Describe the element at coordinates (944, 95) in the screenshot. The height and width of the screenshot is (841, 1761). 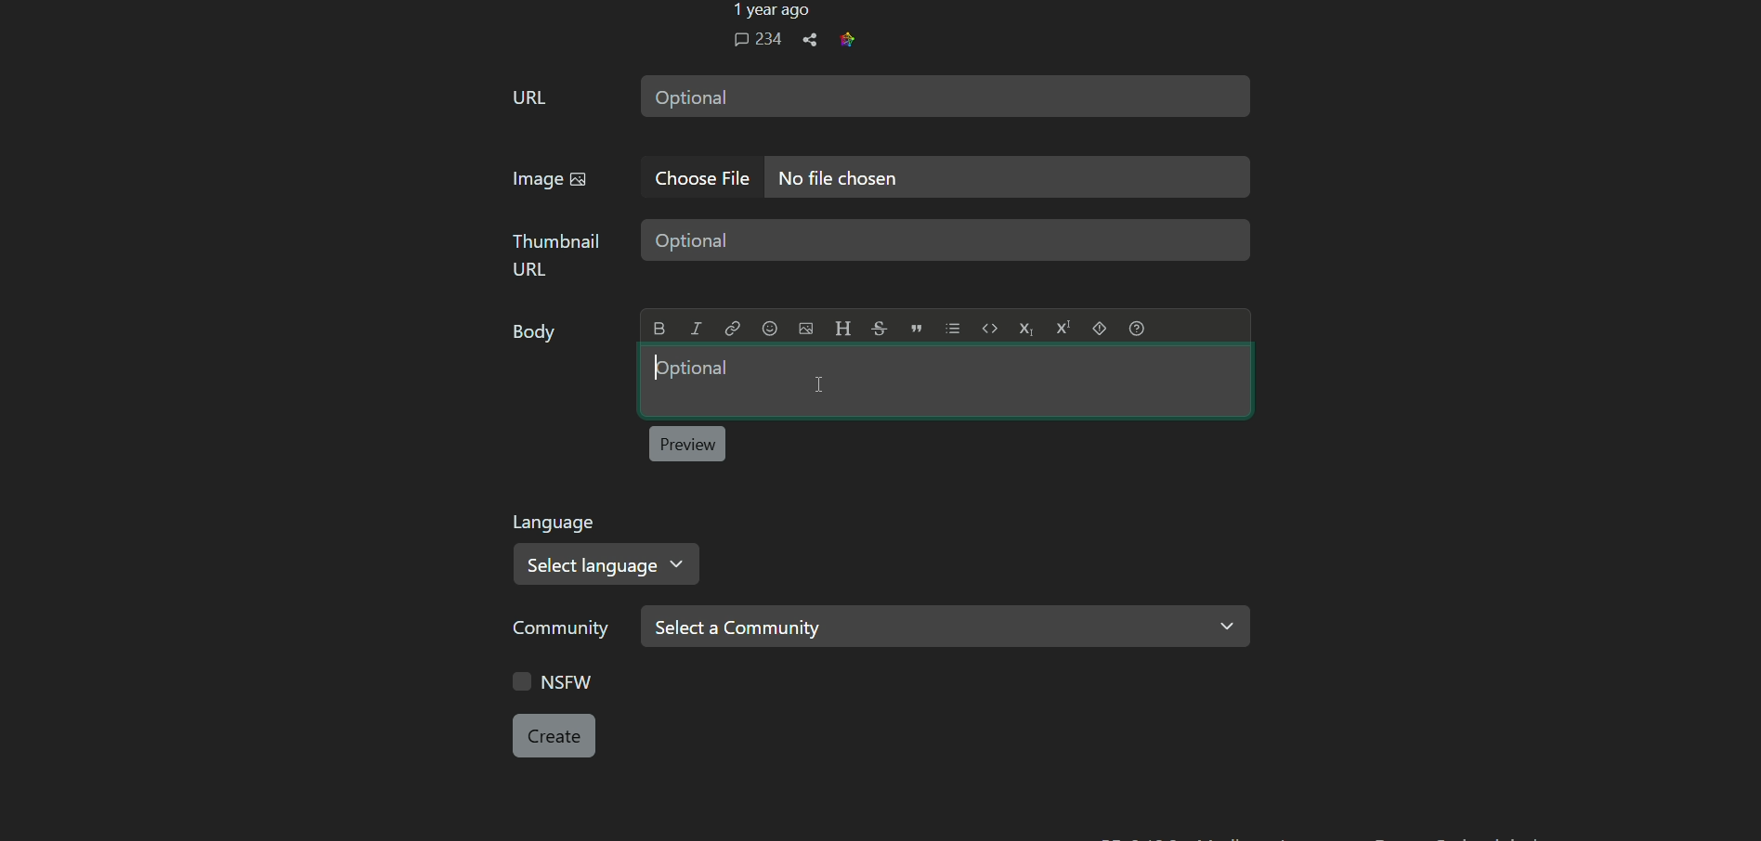
I see `text box` at that location.